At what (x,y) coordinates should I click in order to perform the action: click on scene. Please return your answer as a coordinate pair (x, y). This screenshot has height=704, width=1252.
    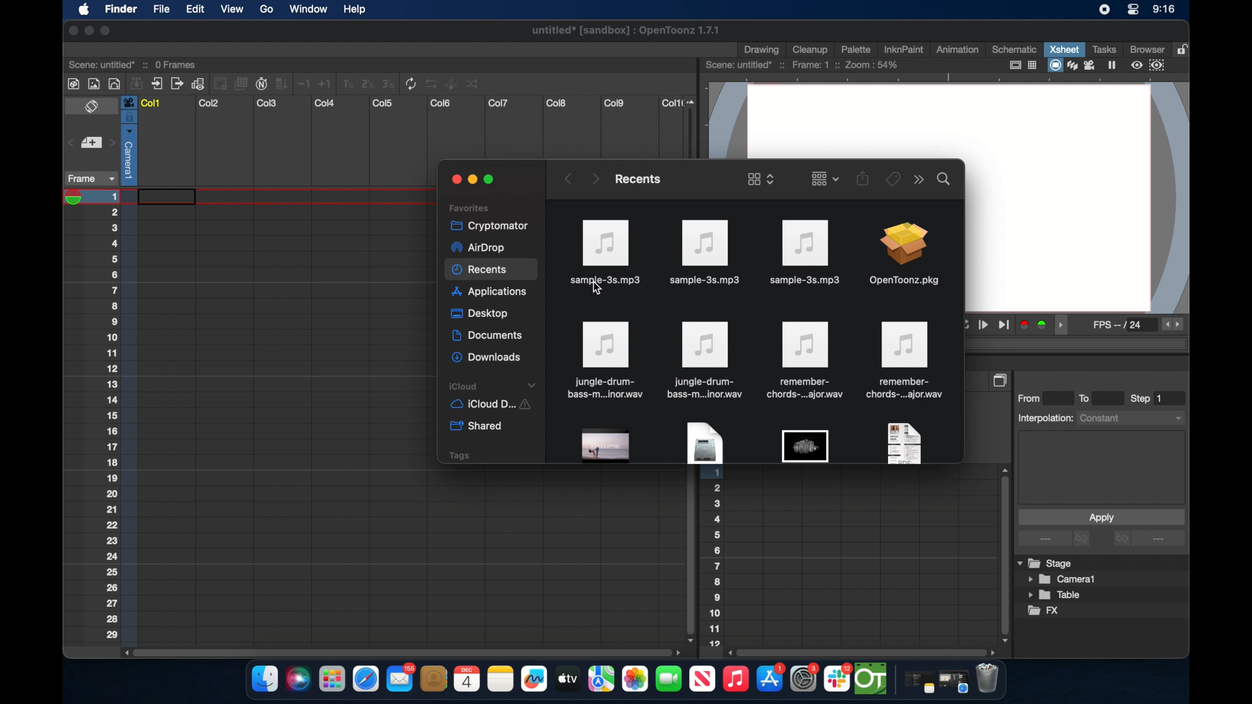
    Looking at the image, I should click on (803, 65).